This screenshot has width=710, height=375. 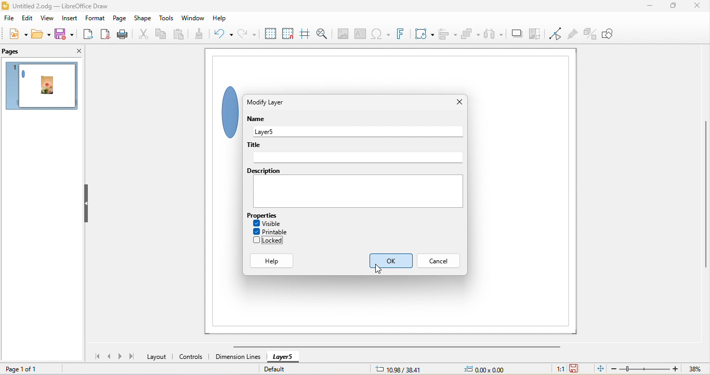 What do you see at coordinates (273, 261) in the screenshot?
I see `help` at bounding box center [273, 261].